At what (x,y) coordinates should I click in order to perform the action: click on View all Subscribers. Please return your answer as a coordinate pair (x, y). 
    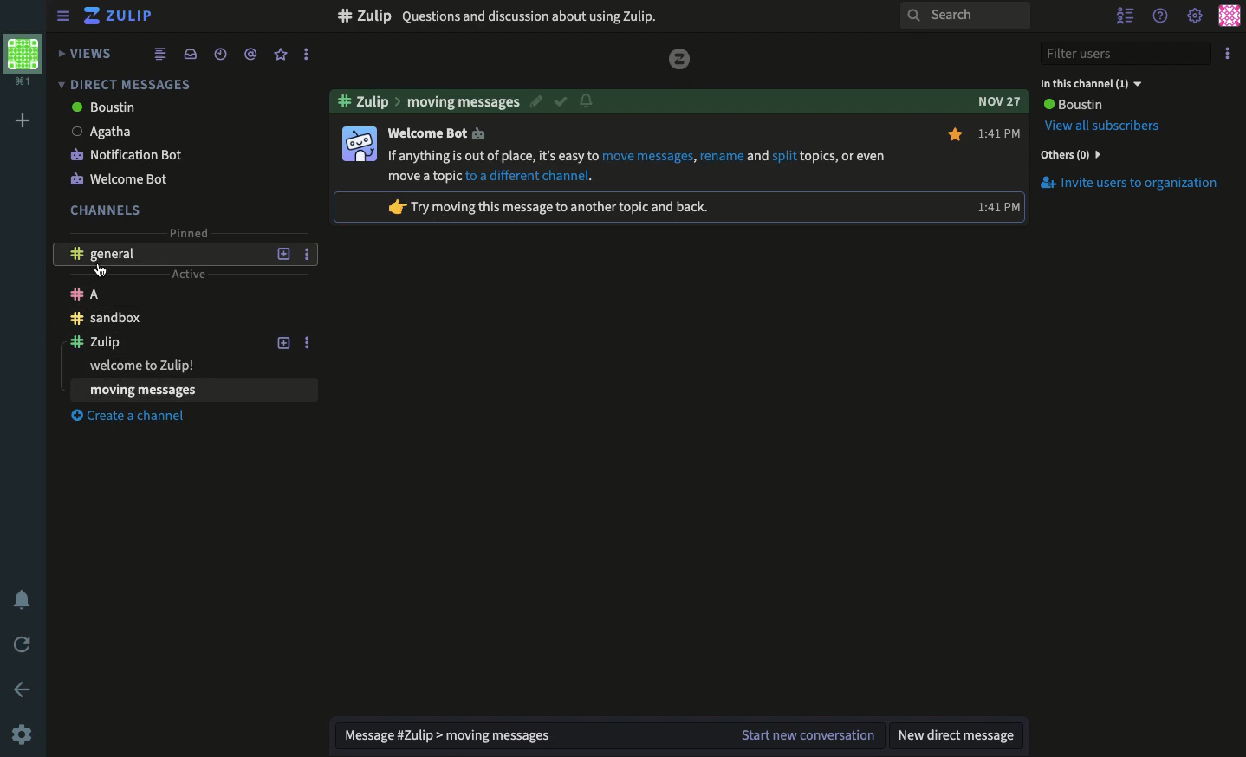
    Looking at the image, I should click on (1106, 126).